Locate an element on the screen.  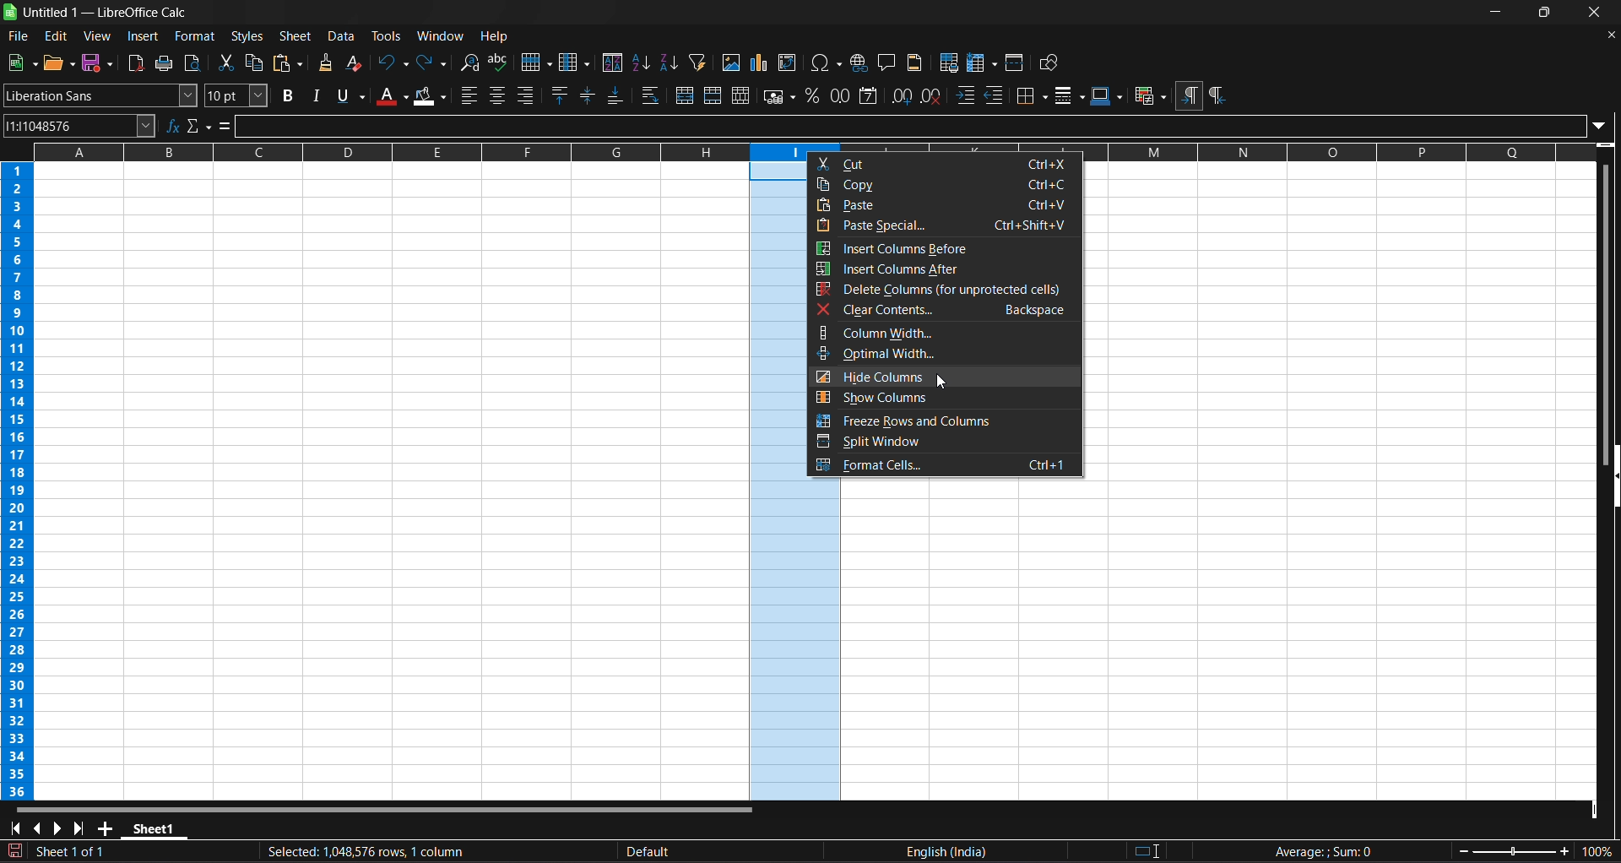
wrap text is located at coordinates (654, 95).